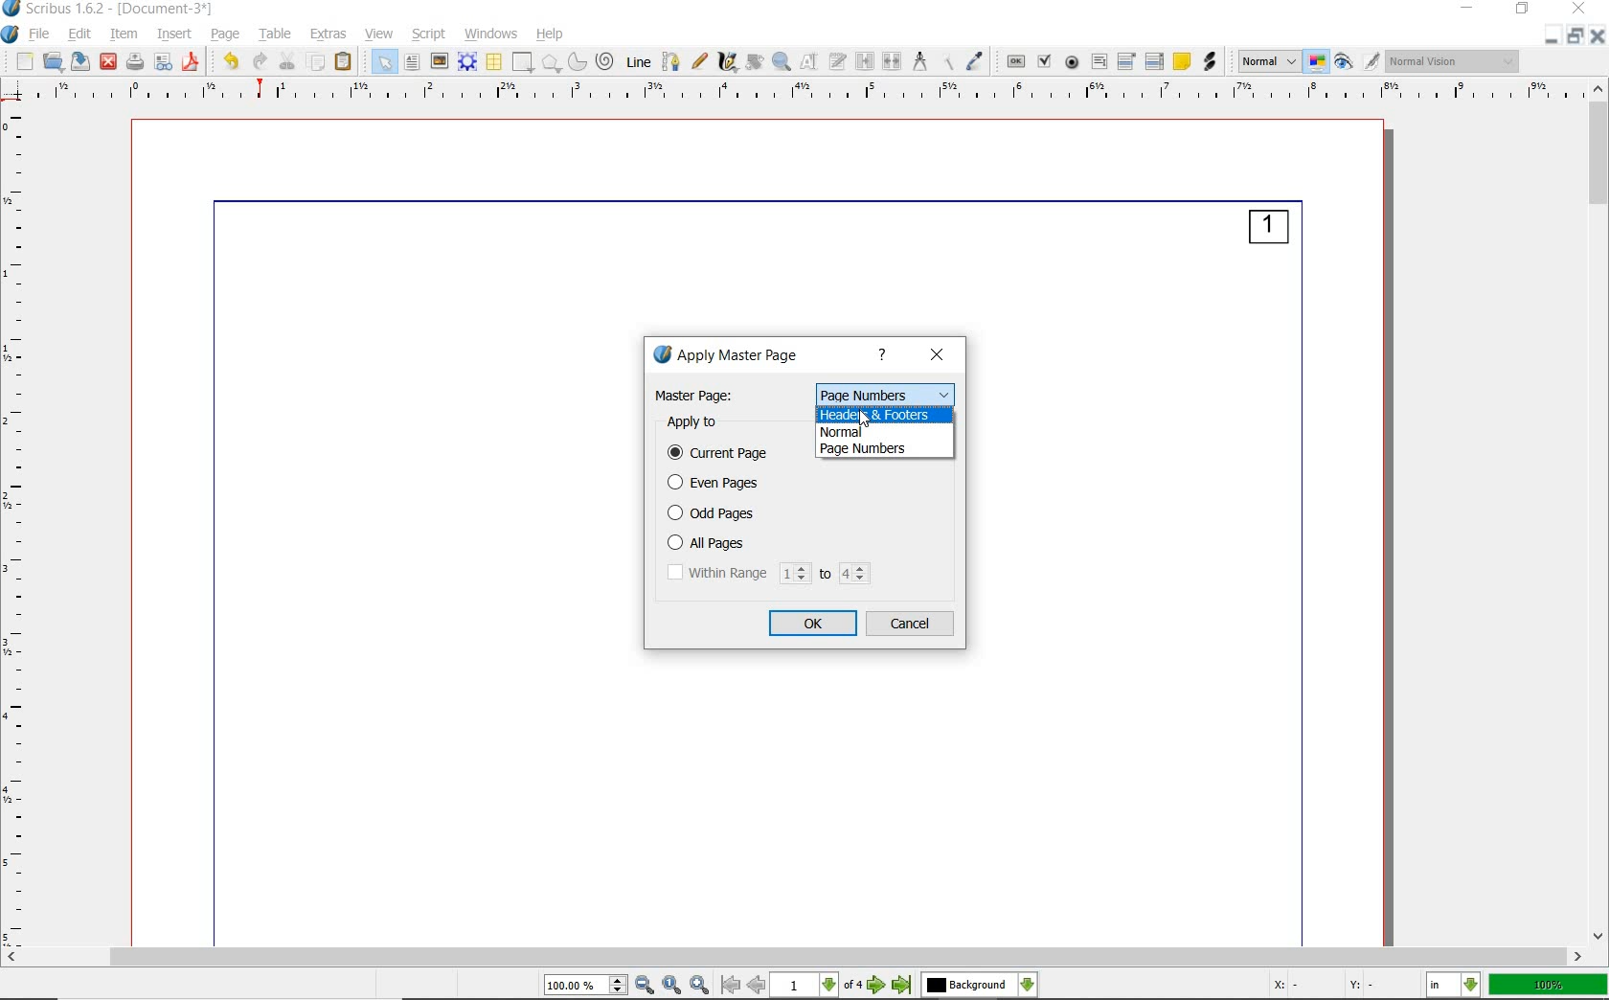 Image resolution: width=1609 pixels, height=1000 pixels. What do you see at coordinates (1599, 35) in the screenshot?
I see `close` at bounding box center [1599, 35].